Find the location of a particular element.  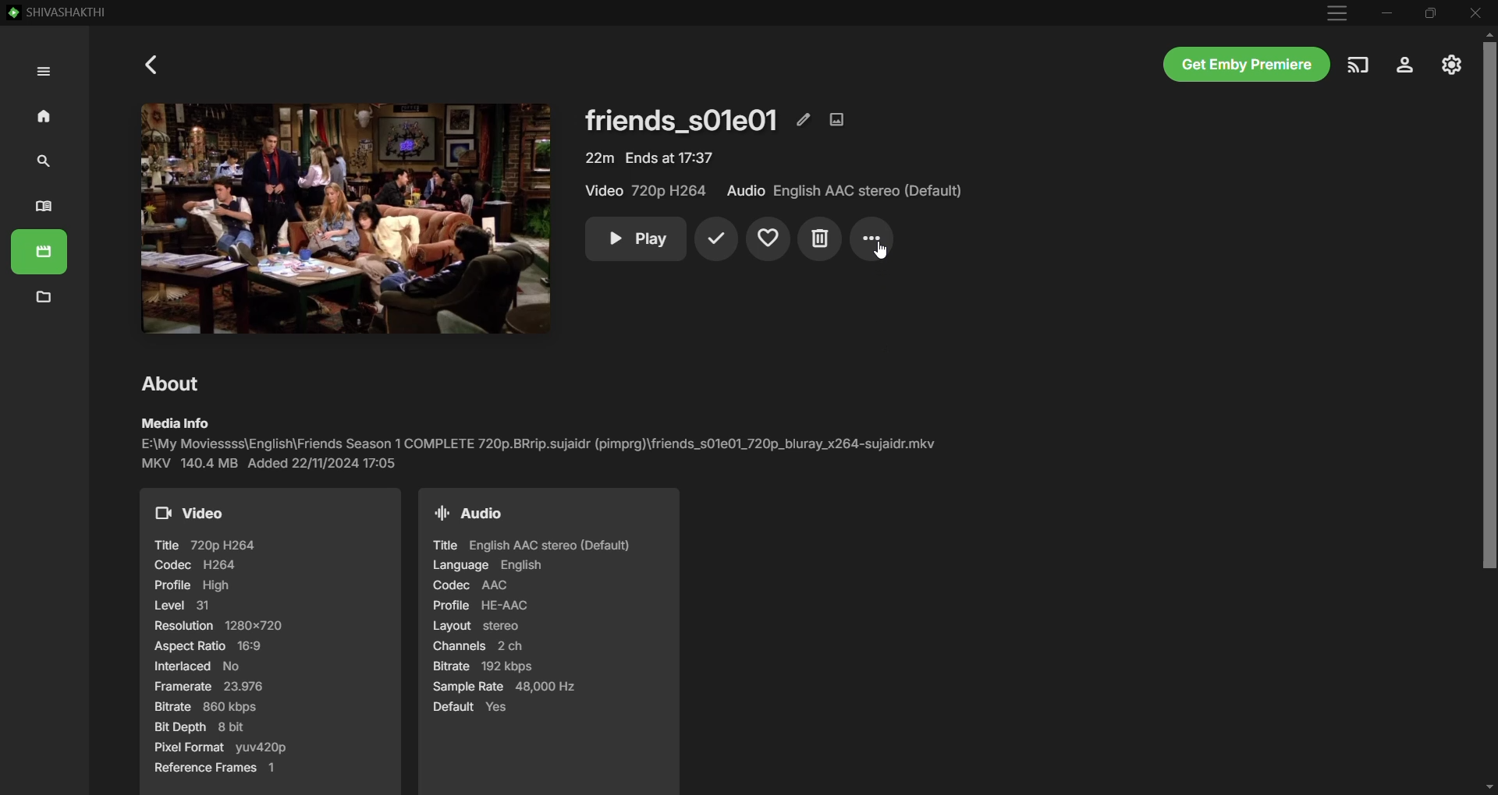

Play is located at coordinates (635, 239).